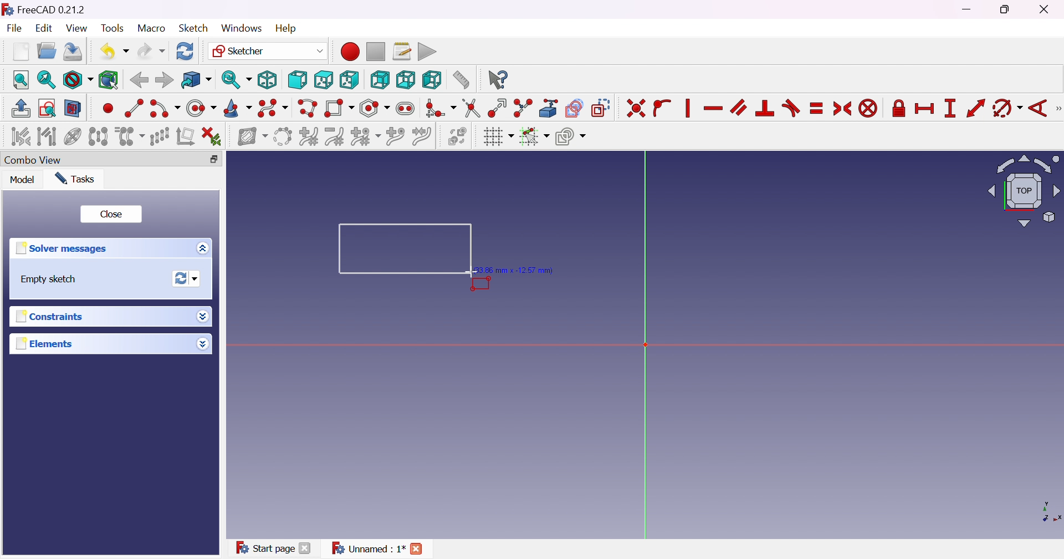 The image size is (1064, 559). What do you see at coordinates (549, 108) in the screenshot?
I see `Create external geometry` at bounding box center [549, 108].